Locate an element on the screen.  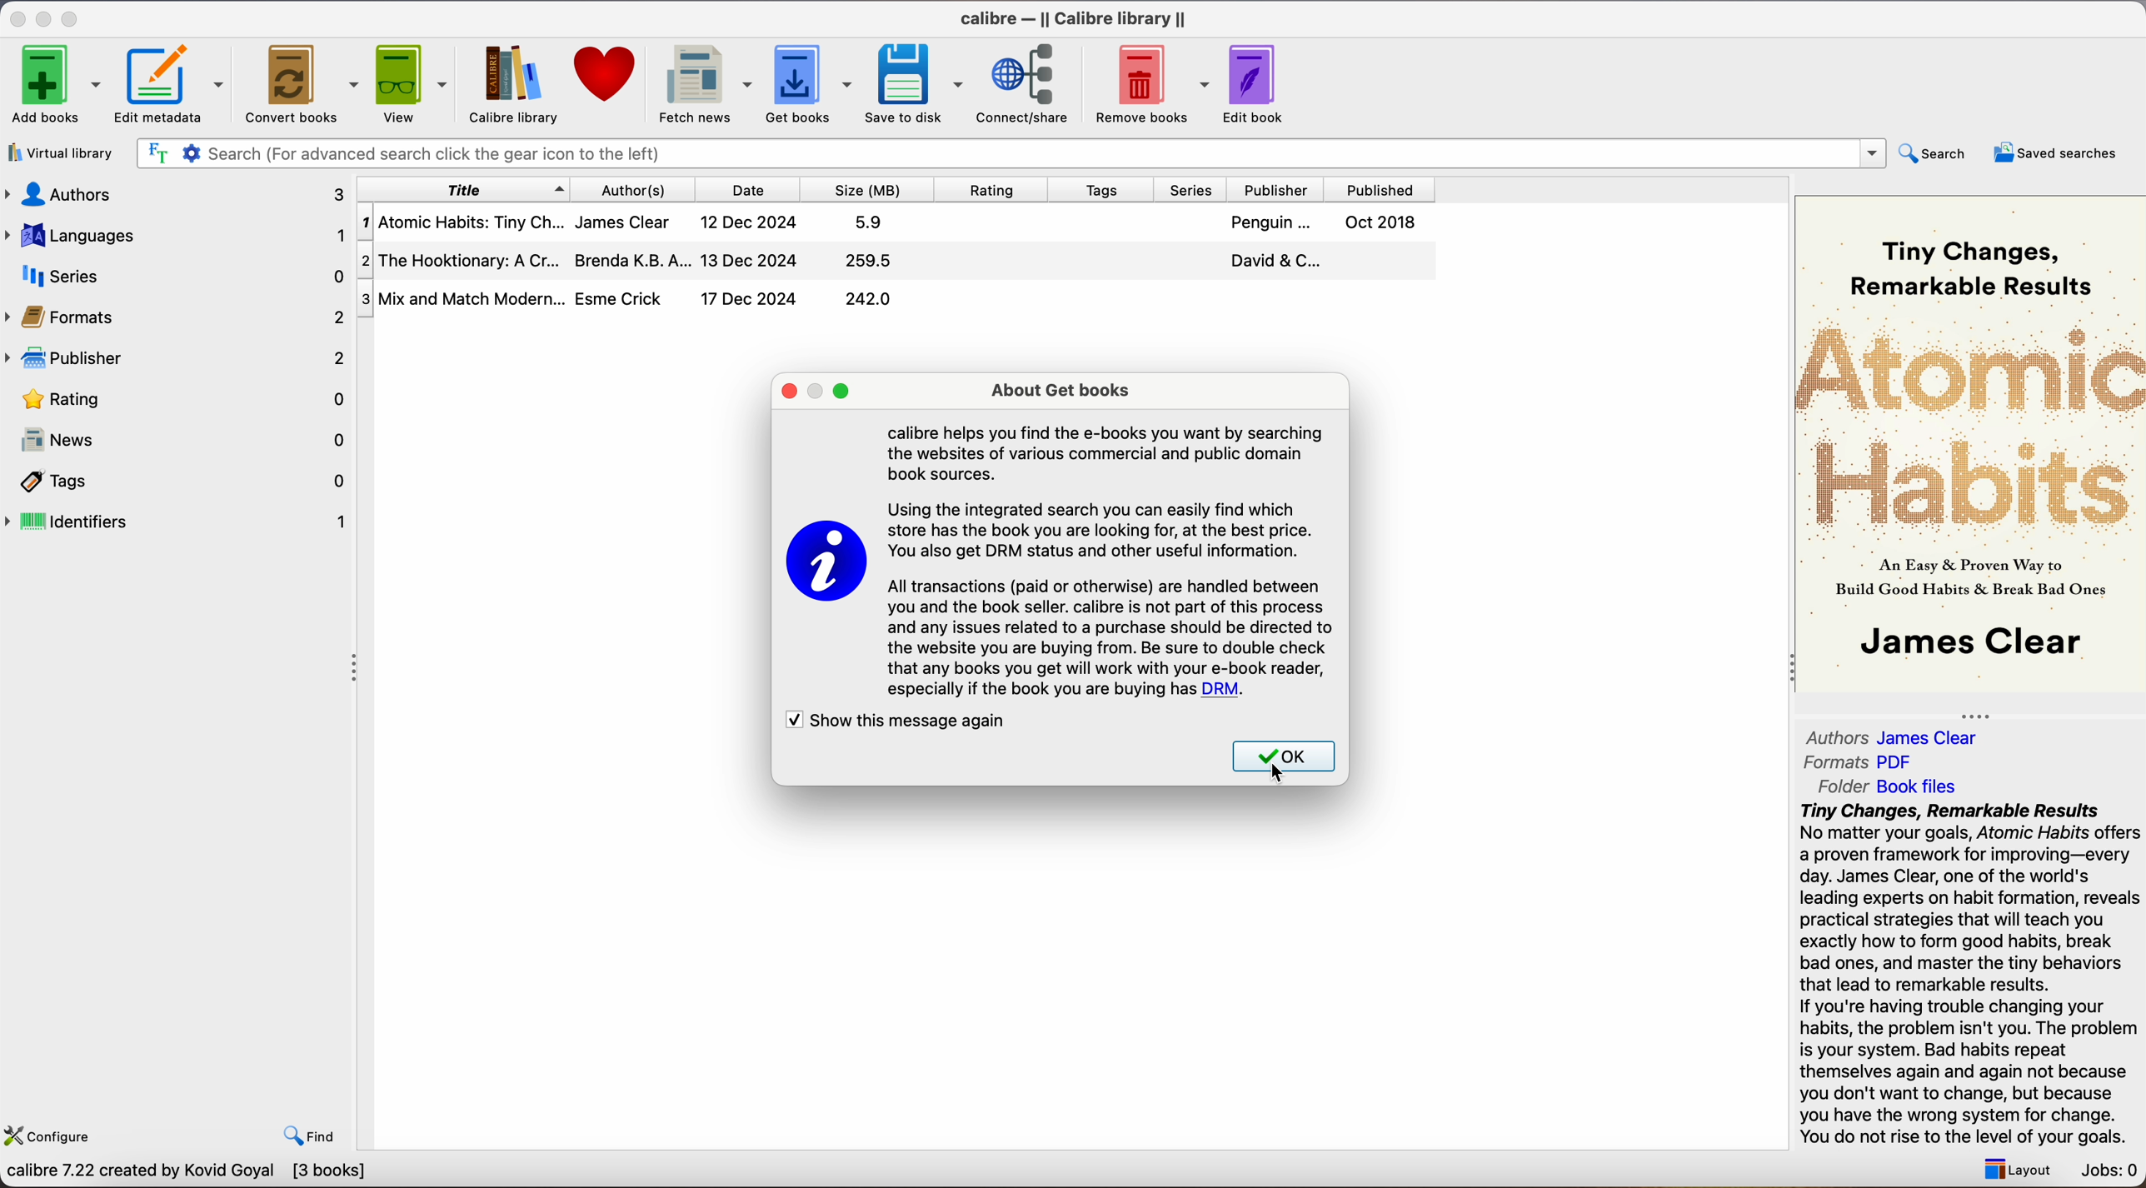
Brenda K.B.A... is located at coordinates (633, 261).